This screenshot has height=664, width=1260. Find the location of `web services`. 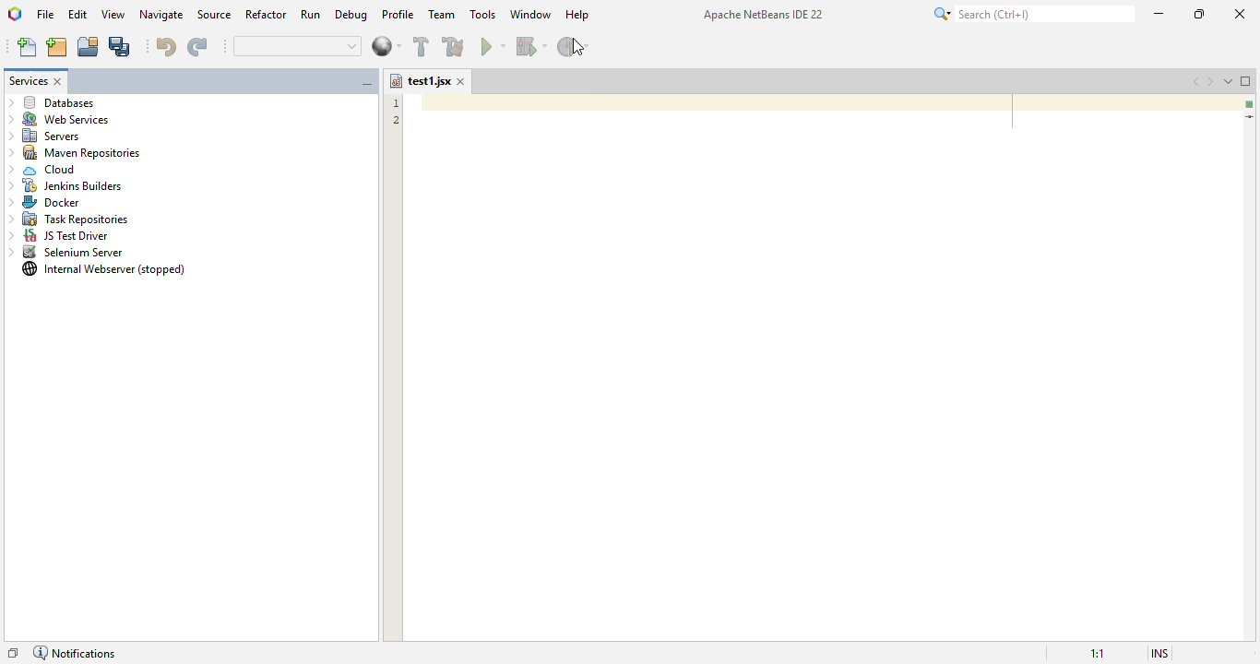

web services is located at coordinates (59, 119).